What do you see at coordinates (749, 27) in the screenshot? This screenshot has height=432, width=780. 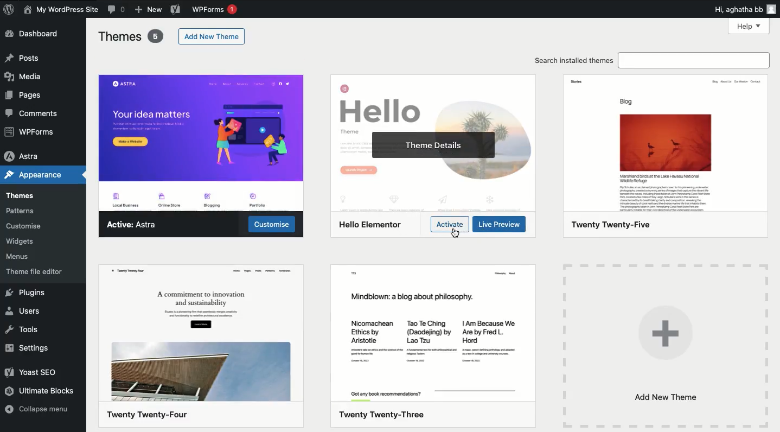 I see `Help` at bounding box center [749, 27].